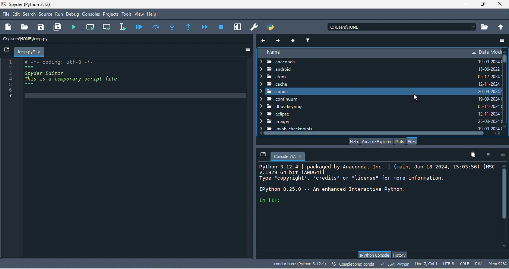  What do you see at coordinates (503, 40) in the screenshot?
I see `more option` at bounding box center [503, 40].